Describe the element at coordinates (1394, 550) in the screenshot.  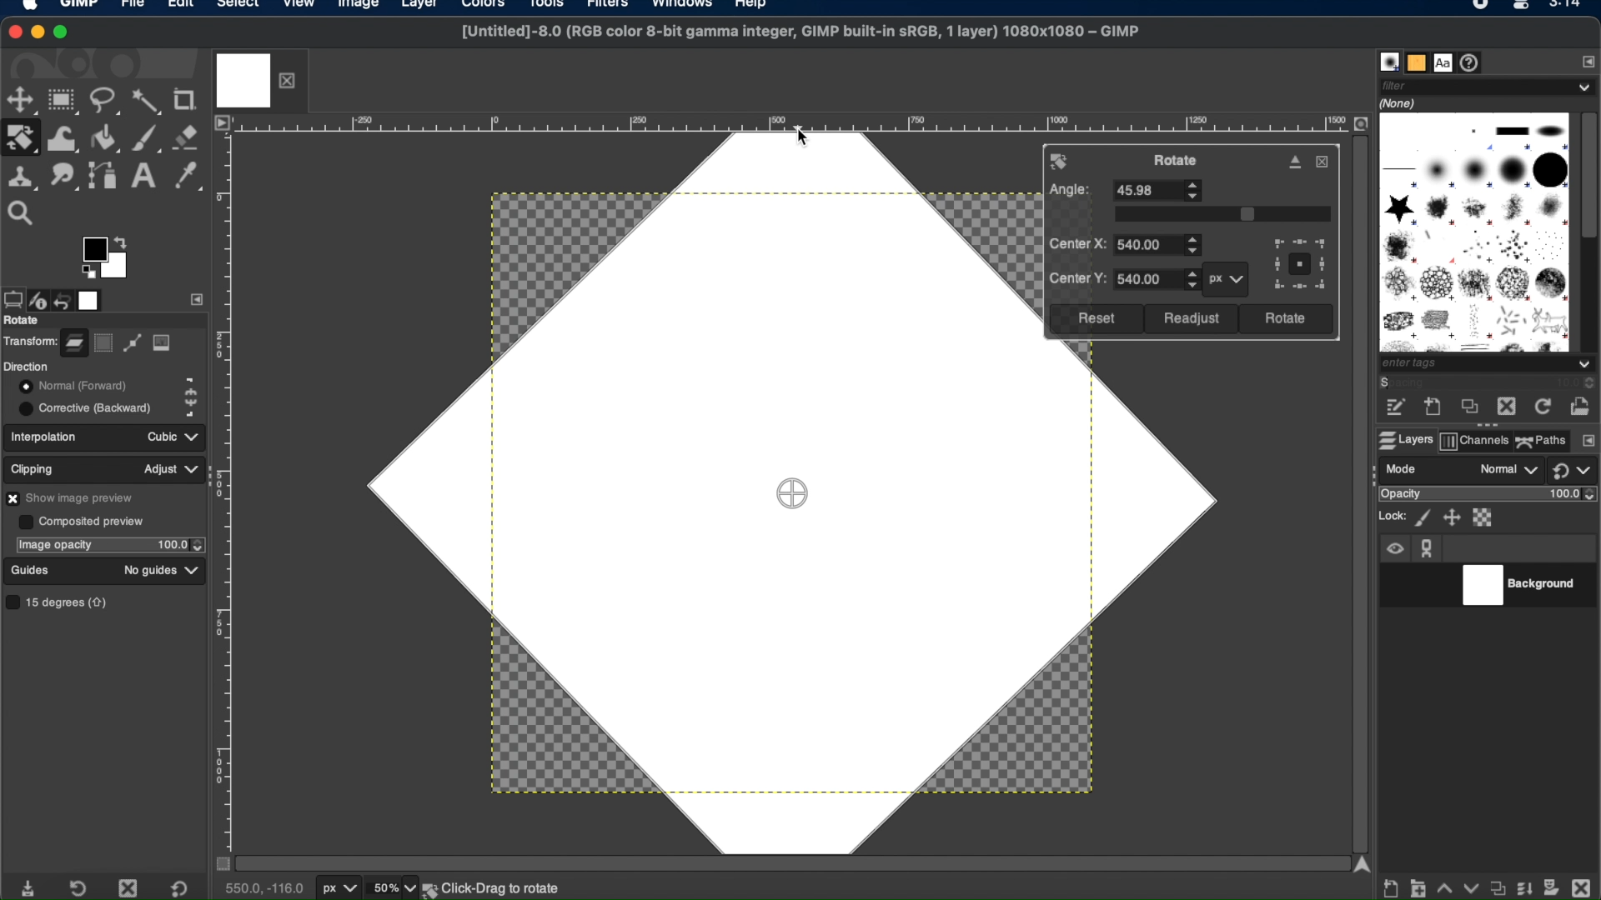
I see `visibility icon` at that location.